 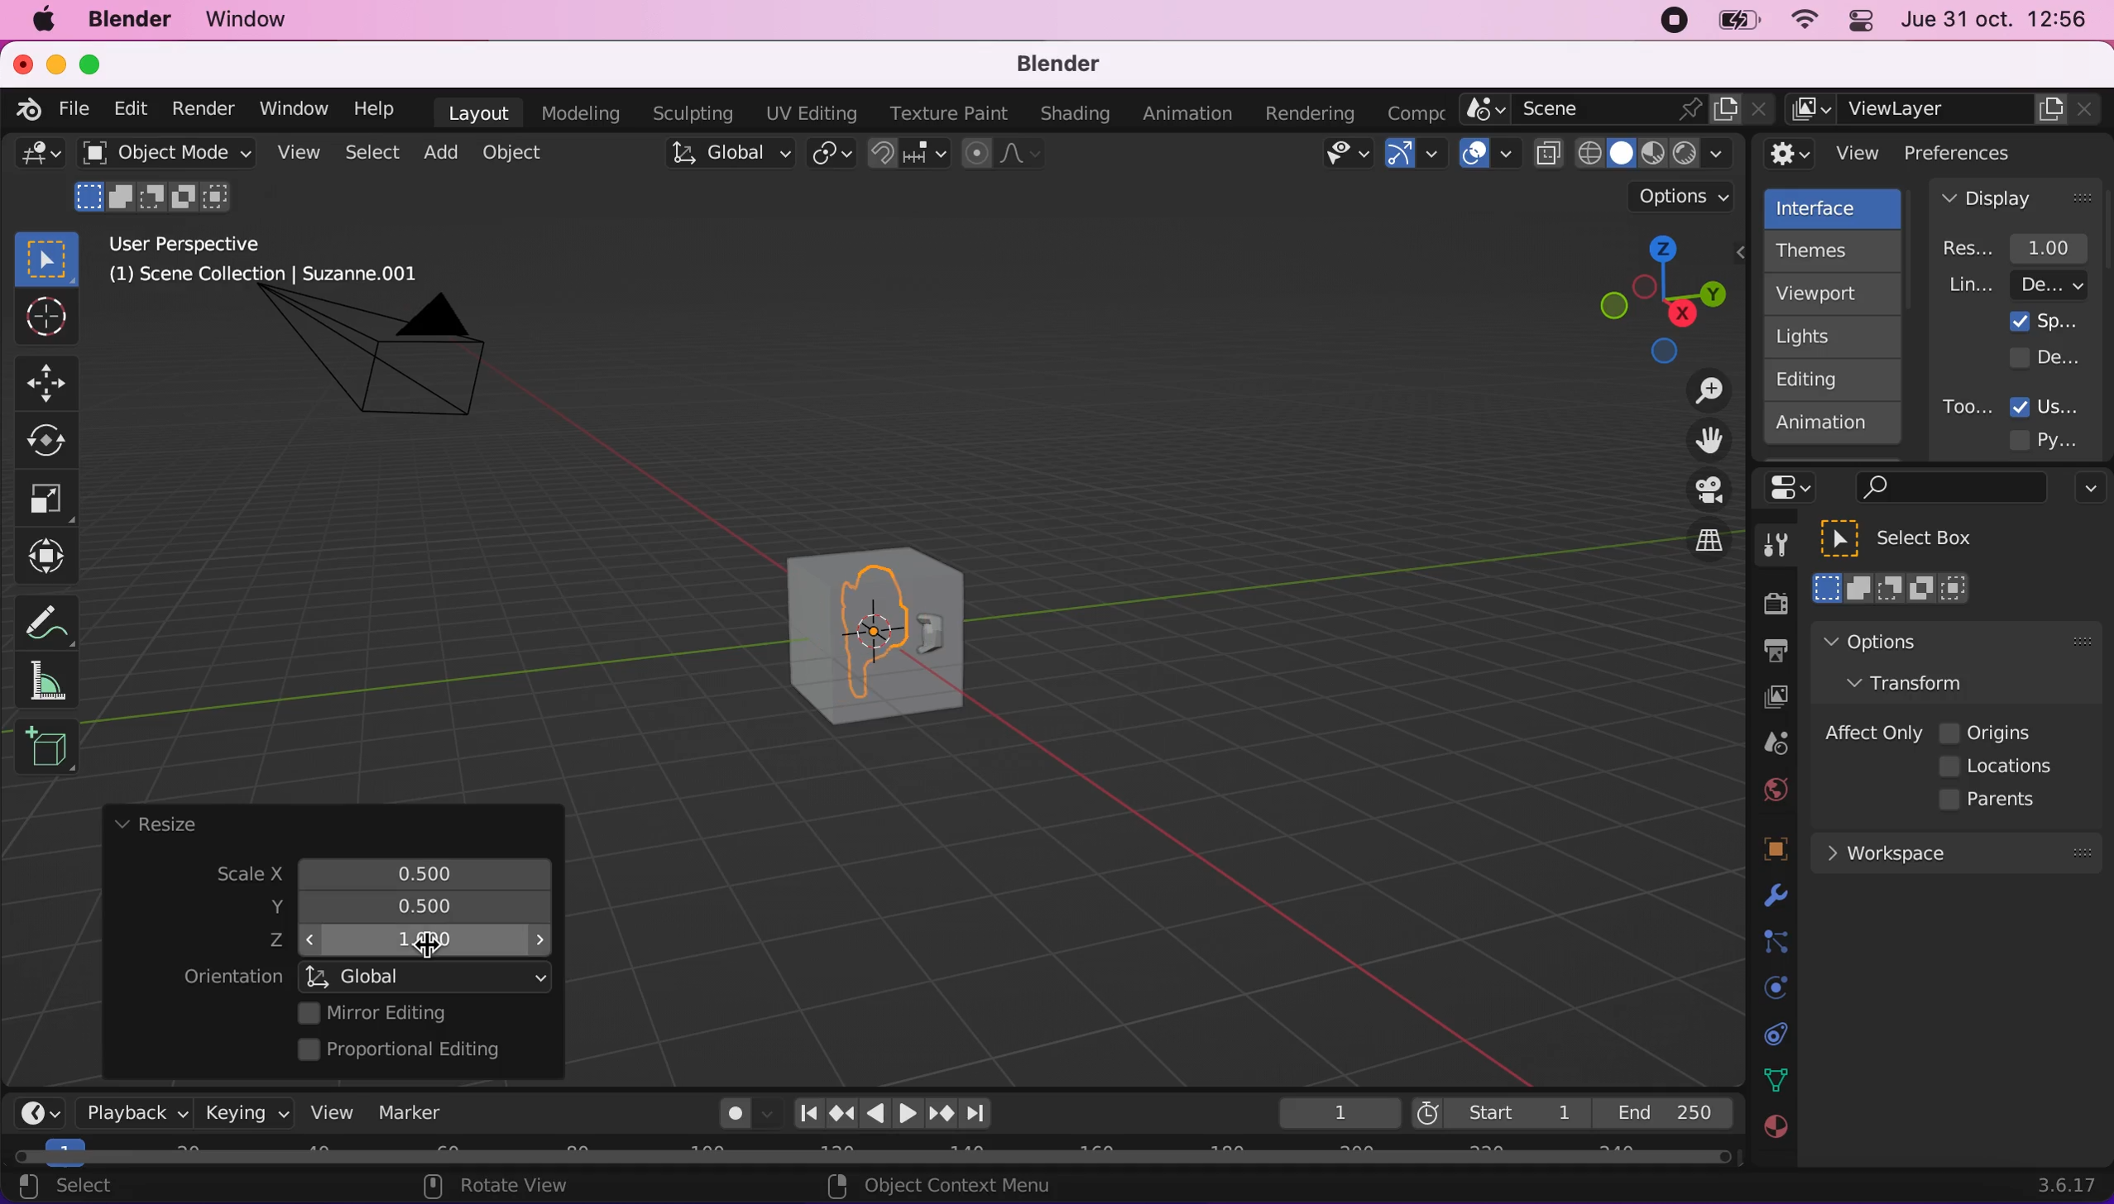 I want to click on keying, so click(x=243, y=1112).